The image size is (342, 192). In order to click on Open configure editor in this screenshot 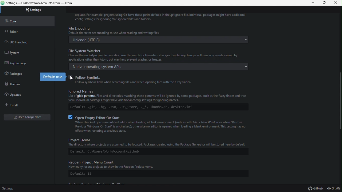, I will do `click(29, 118)`.